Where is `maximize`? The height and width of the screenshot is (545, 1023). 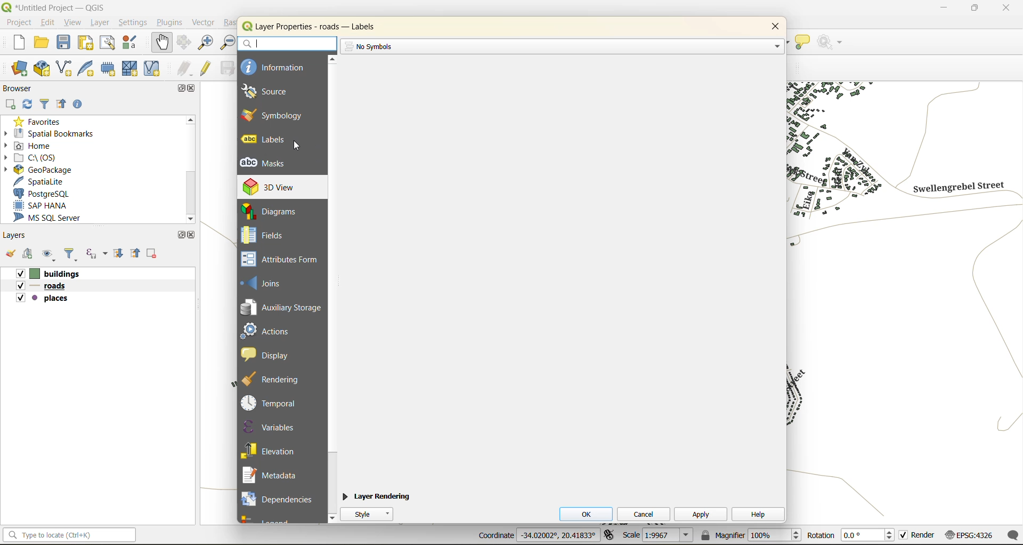 maximize is located at coordinates (182, 90).